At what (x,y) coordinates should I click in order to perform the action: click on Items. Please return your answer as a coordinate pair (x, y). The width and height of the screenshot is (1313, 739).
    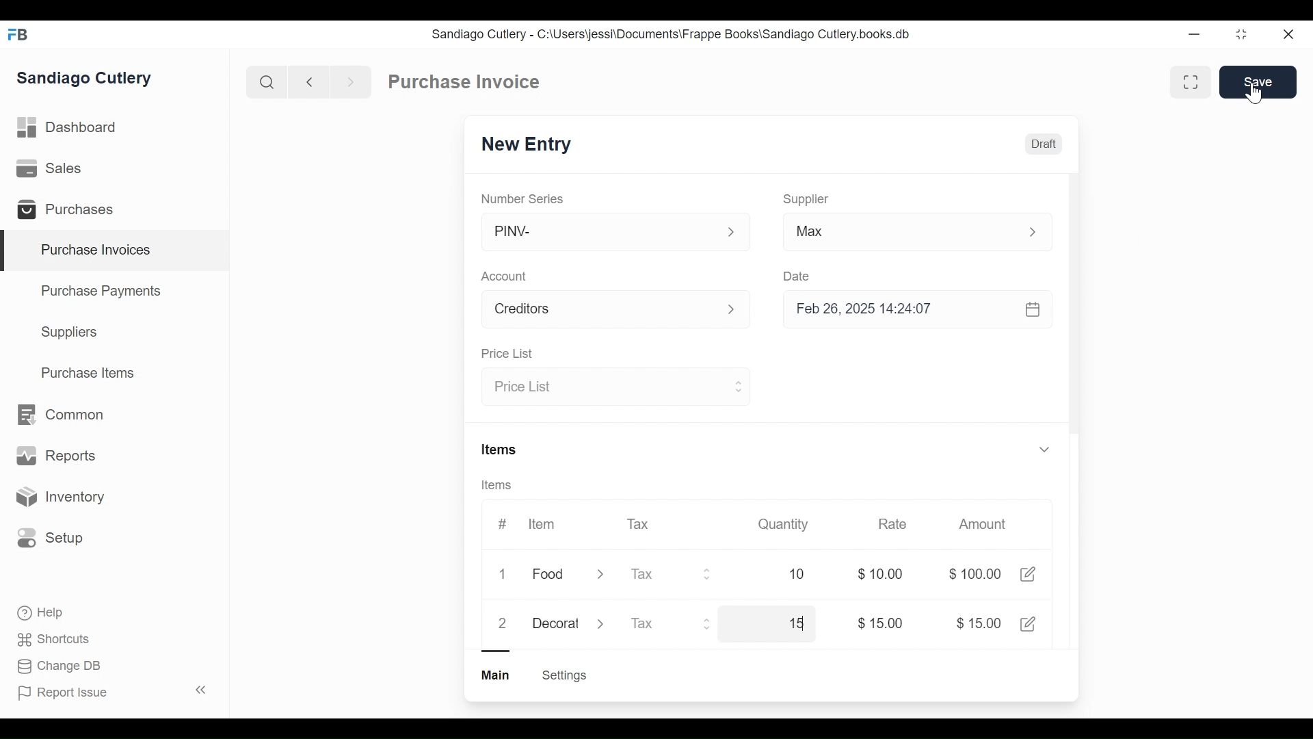
    Looking at the image, I should click on (501, 451).